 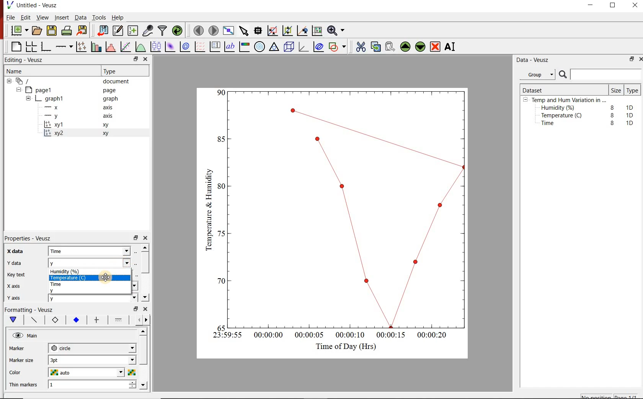 I want to click on y axis dropdown, so click(x=119, y=299).